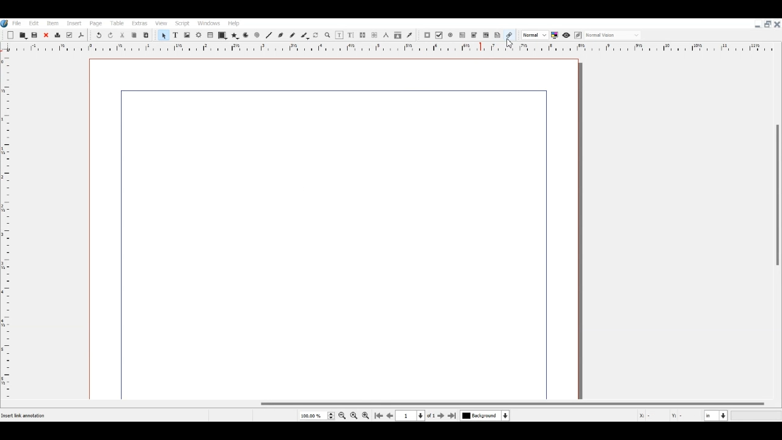 The image size is (782, 440). Describe the element at coordinates (409, 35) in the screenshot. I see `Eye dropper` at that location.